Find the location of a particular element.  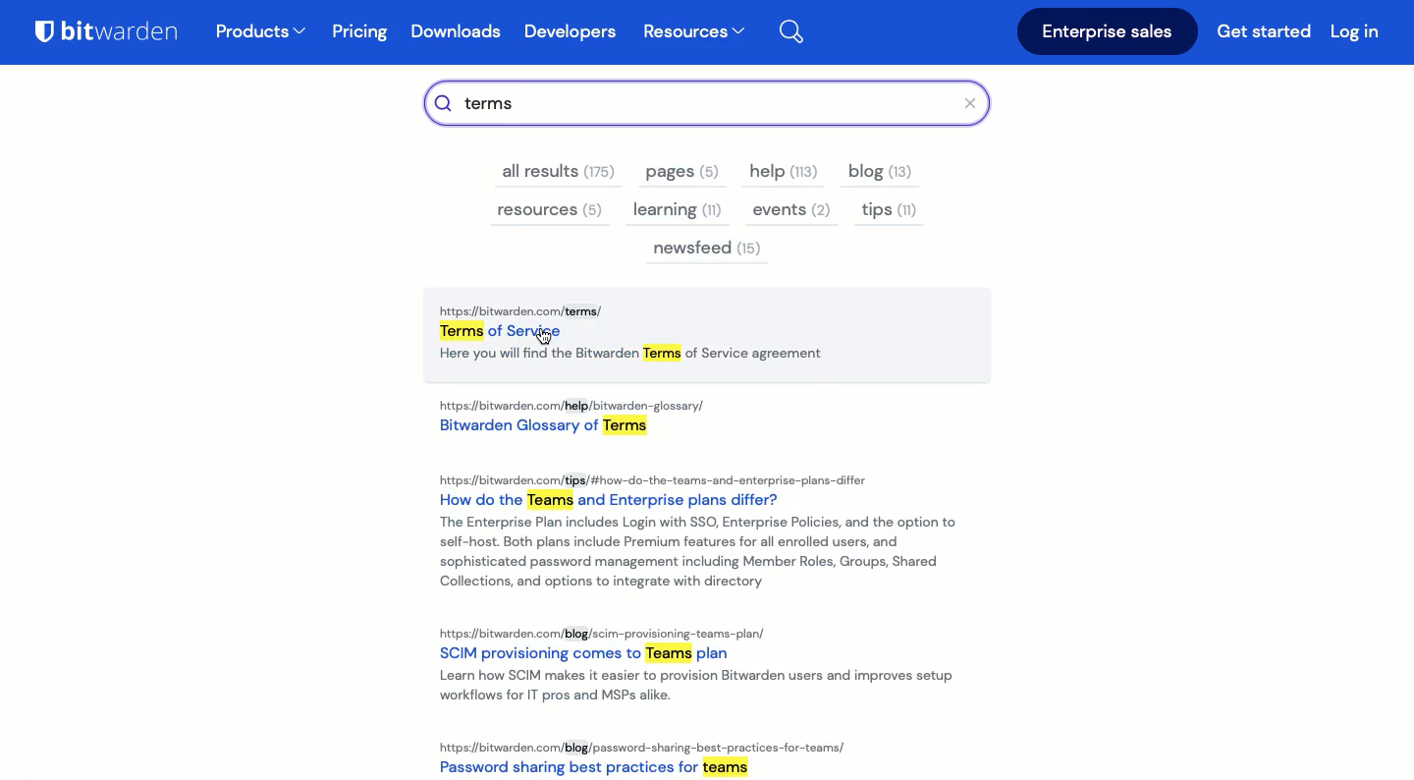

Cursor is located at coordinates (541, 338).